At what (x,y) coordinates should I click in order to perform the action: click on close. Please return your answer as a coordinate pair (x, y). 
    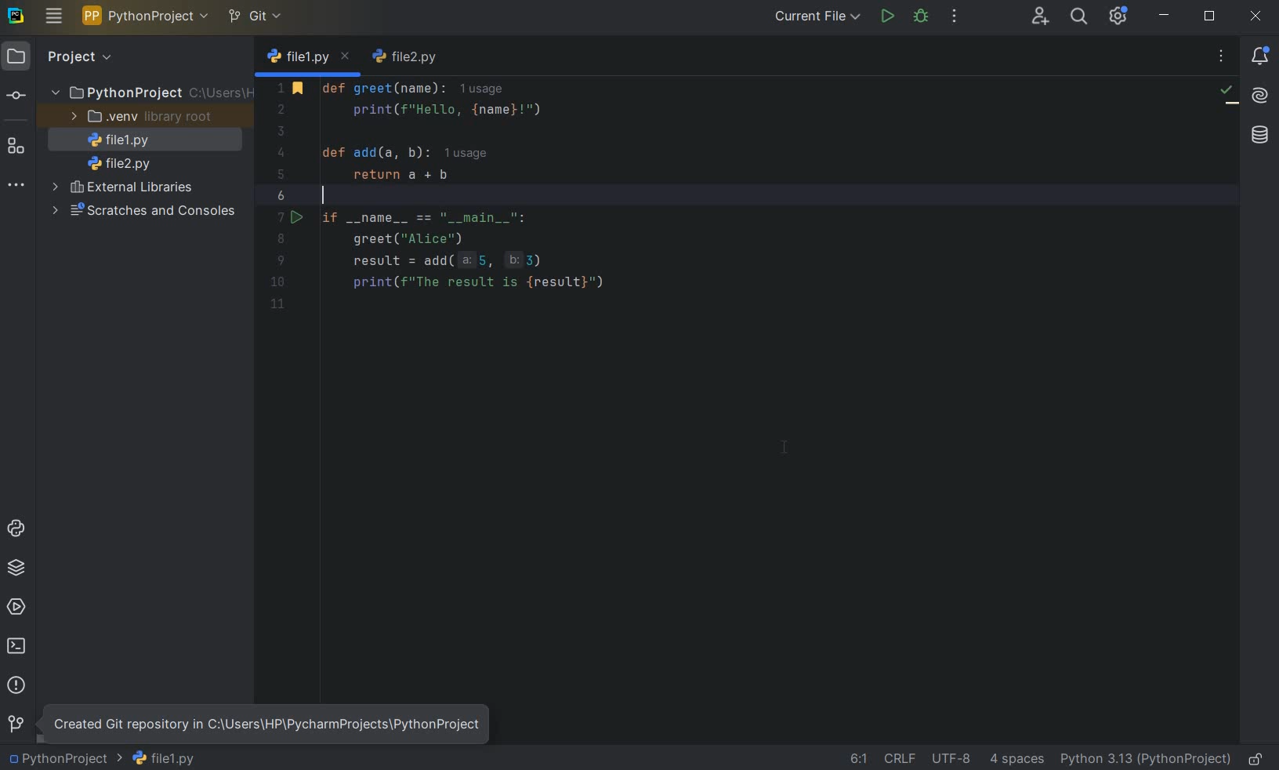
    Looking at the image, I should click on (1258, 16).